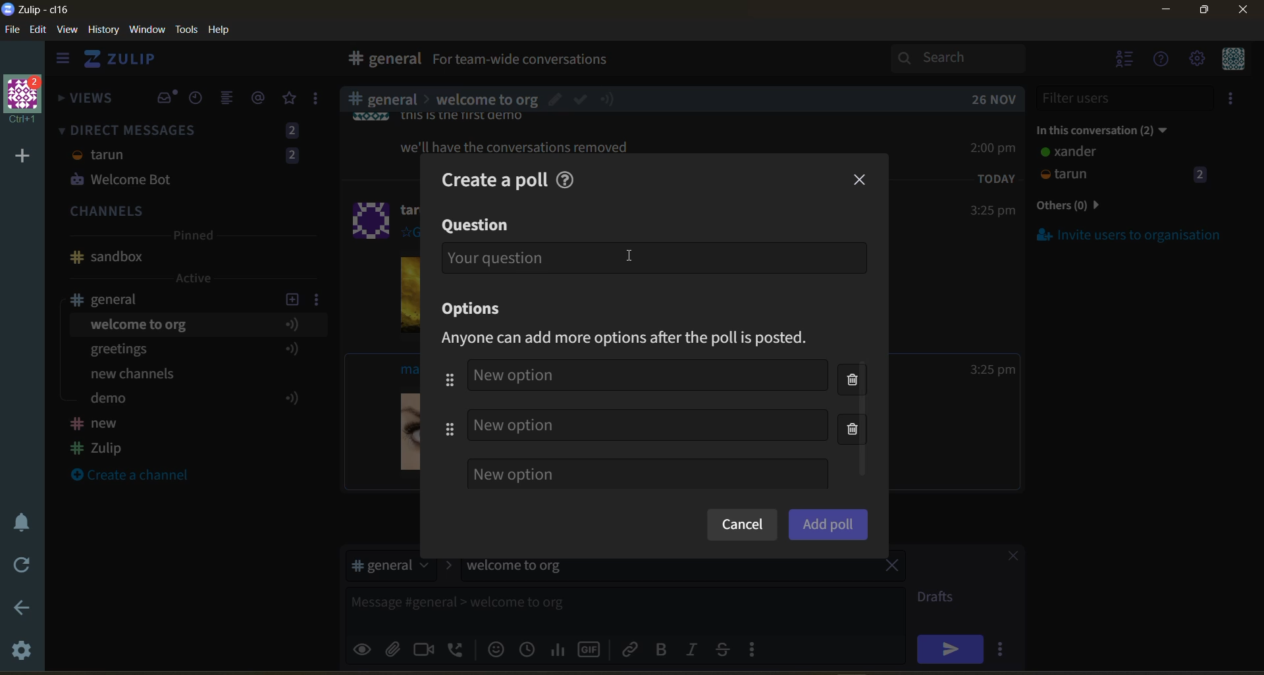  What do you see at coordinates (1007, 558) in the screenshot?
I see `close` at bounding box center [1007, 558].